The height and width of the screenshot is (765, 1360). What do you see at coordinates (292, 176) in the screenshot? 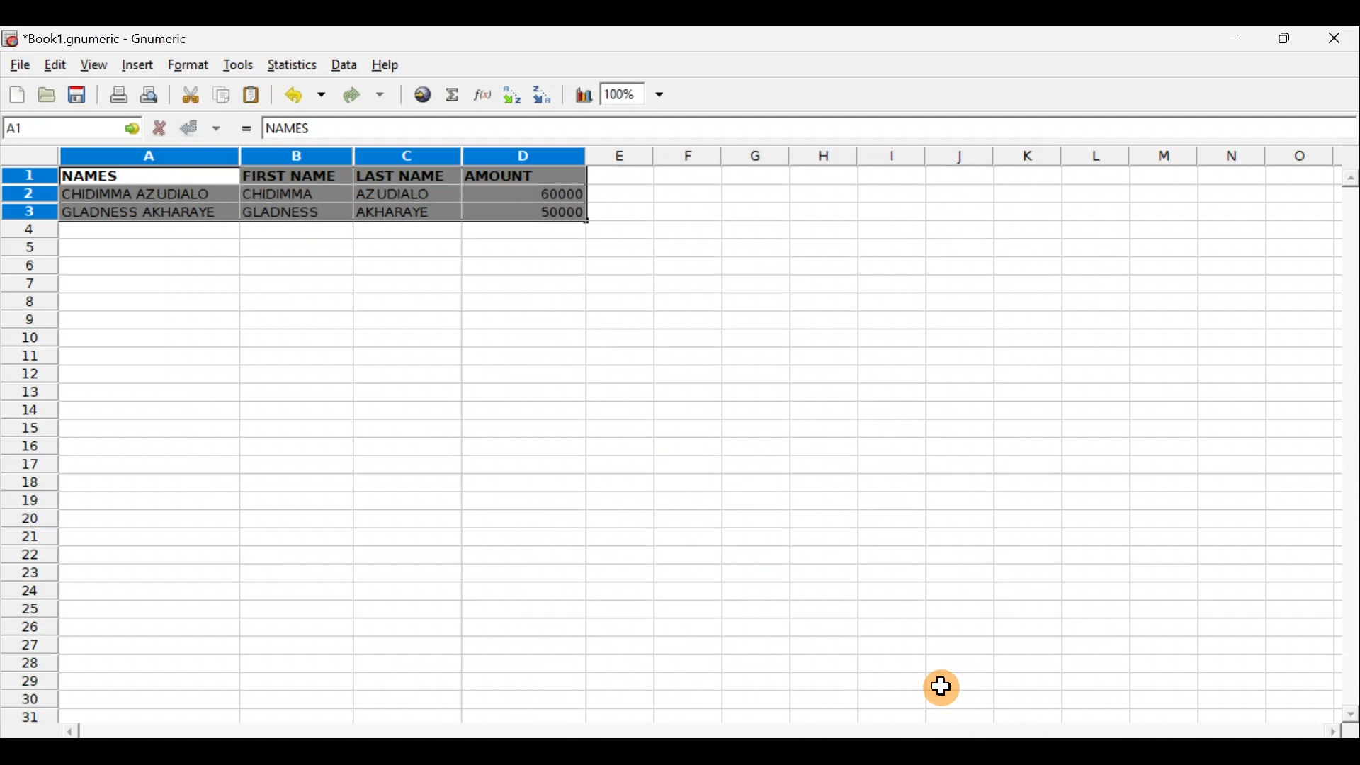
I see `FIRST NAME` at bounding box center [292, 176].